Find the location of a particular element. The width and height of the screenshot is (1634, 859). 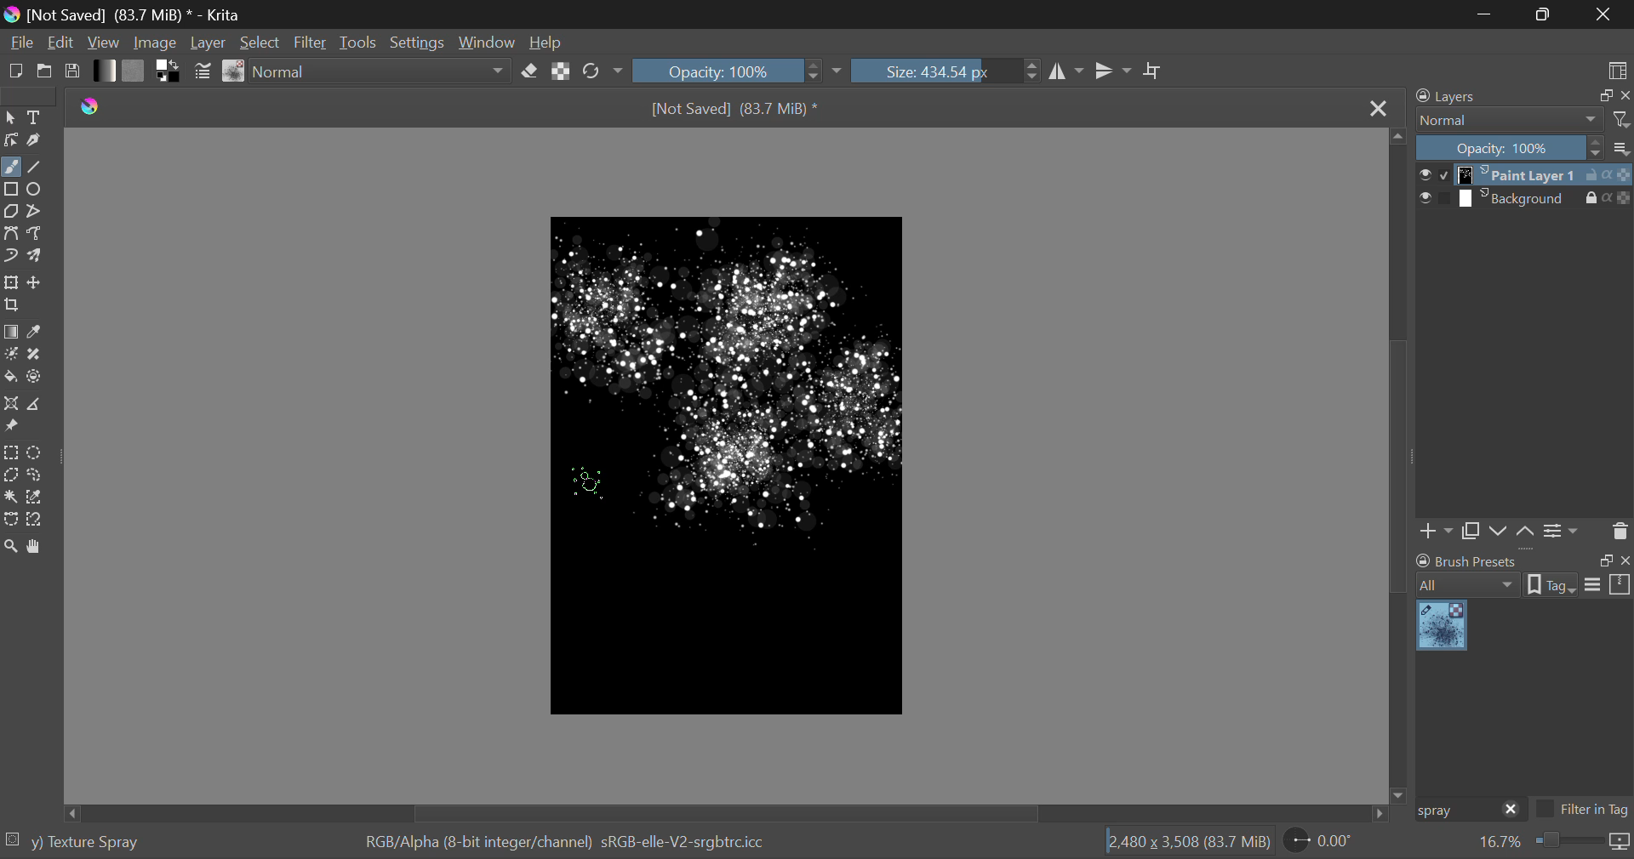

Brush Preset Search: "spray" is located at coordinates (1454, 811).